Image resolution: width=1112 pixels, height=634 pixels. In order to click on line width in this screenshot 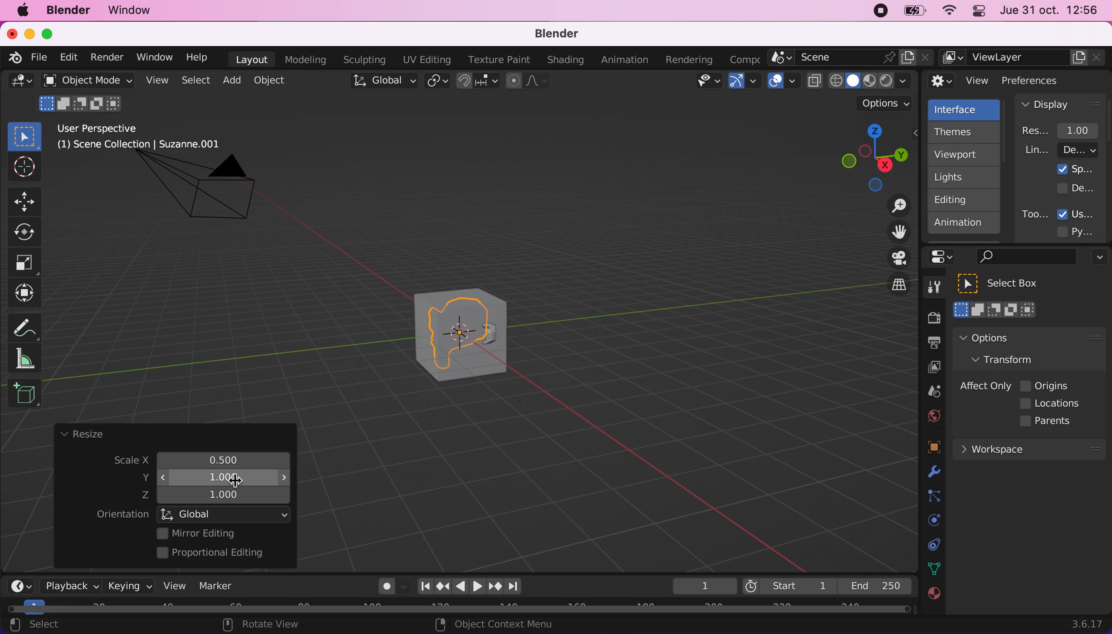, I will do `click(1061, 150)`.